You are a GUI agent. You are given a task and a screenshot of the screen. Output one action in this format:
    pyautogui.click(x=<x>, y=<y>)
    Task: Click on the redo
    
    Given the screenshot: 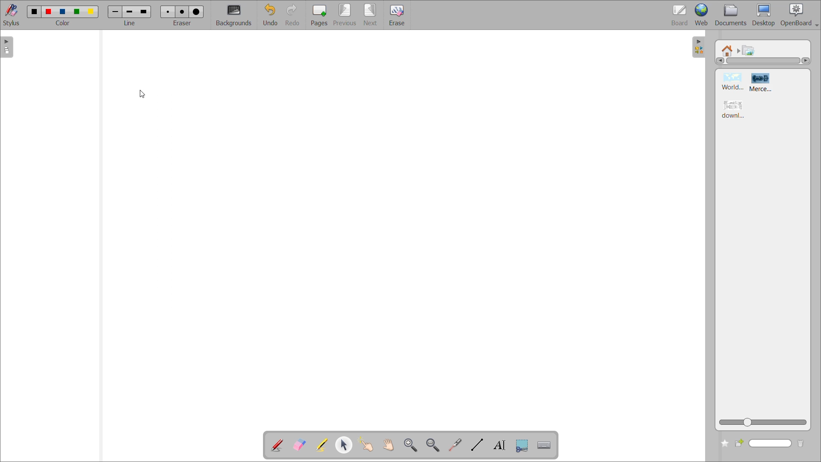 What is the action you would take?
    pyautogui.click(x=292, y=14)
    